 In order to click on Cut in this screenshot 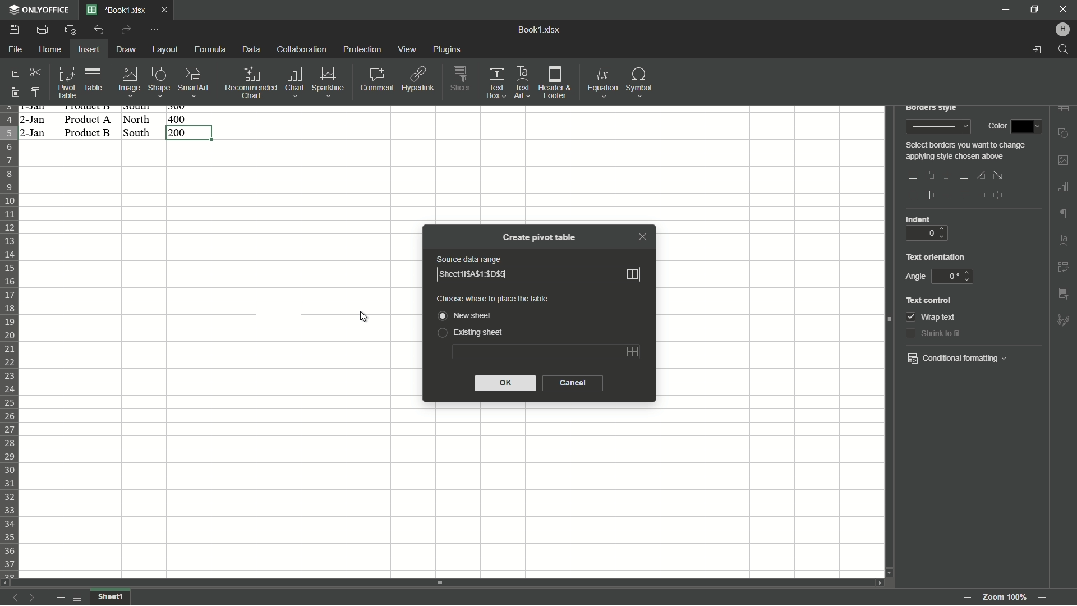, I will do `click(36, 72)`.